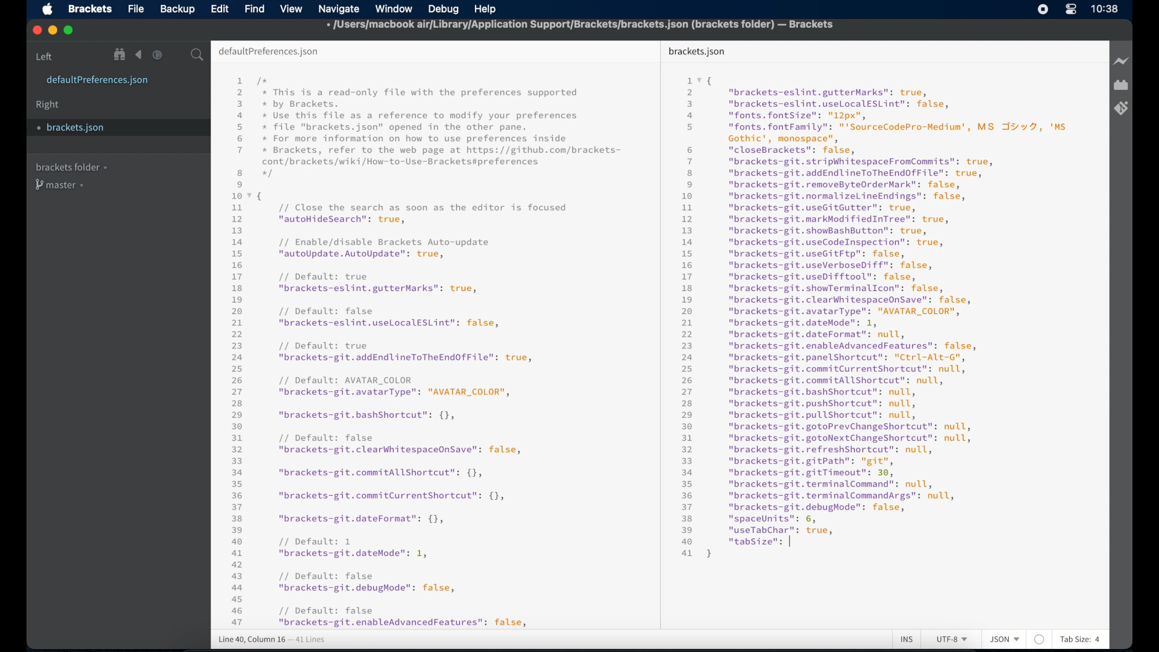 The width and height of the screenshot is (1159, 652). What do you see at coordinates (69, 31) in the screenshot?
I see `maximize` at bounding box center [69, 31].